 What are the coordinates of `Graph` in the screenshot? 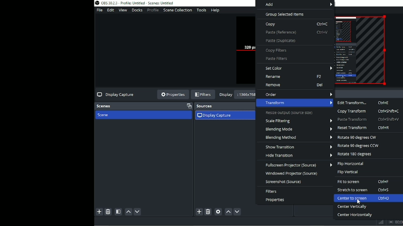 It's located at (380, 222).